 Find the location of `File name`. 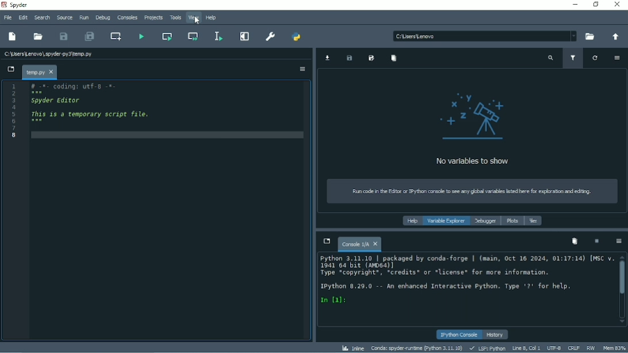

File name is located at coordinates (39, 72).